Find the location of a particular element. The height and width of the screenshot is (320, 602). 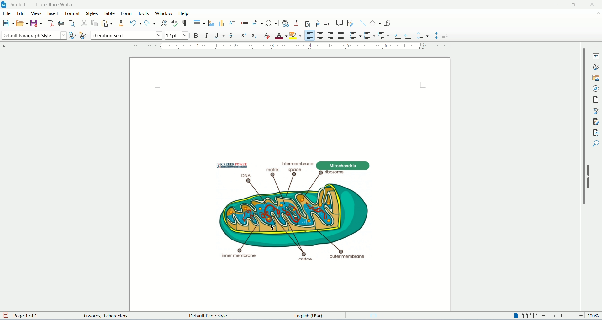

new style is located at coordinates (83, 35).